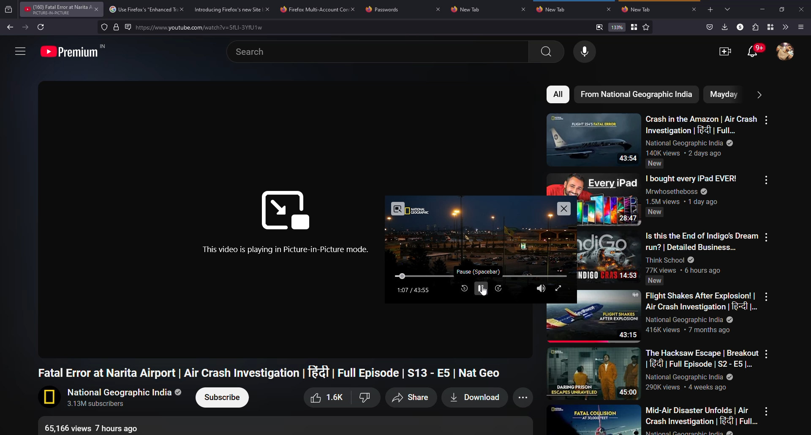 Image resolution: width=811 pixels, height=435 pixels. Describe the element at coordinates (609, 317) in the screenshot. I see `Video thumbnail` at that location.